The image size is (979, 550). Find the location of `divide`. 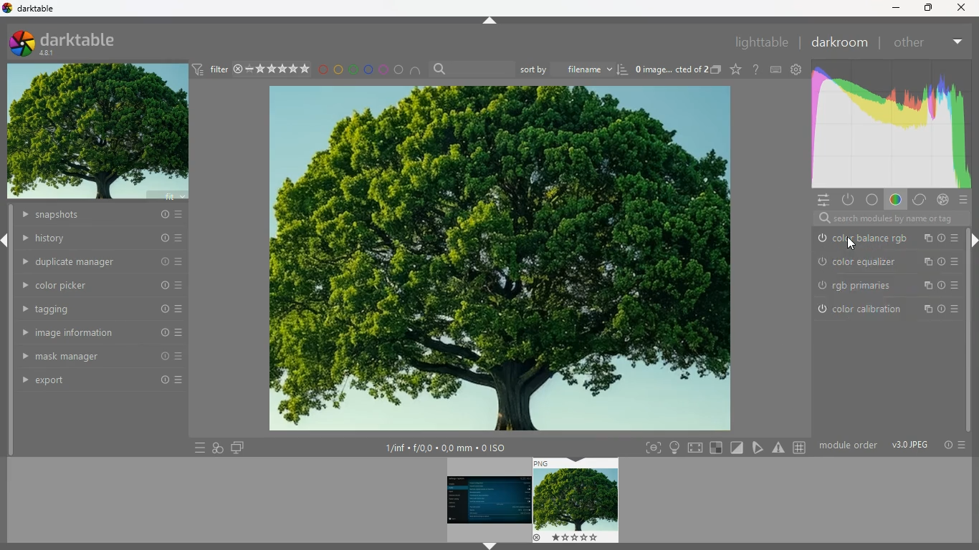

divide is located at coordinates (738, 447).